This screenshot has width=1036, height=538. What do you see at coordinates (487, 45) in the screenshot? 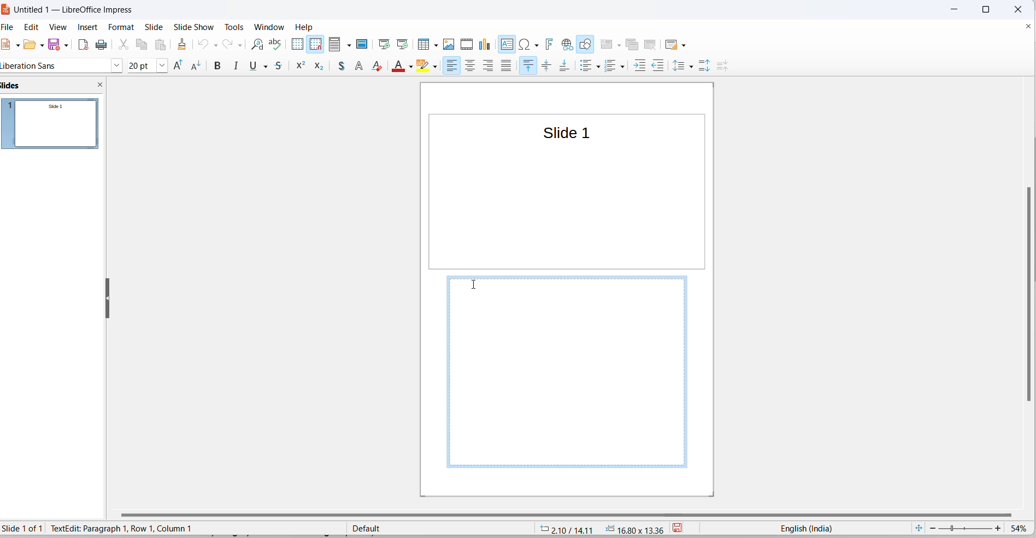
I see `insert chart` at bounding box center [487, 45].